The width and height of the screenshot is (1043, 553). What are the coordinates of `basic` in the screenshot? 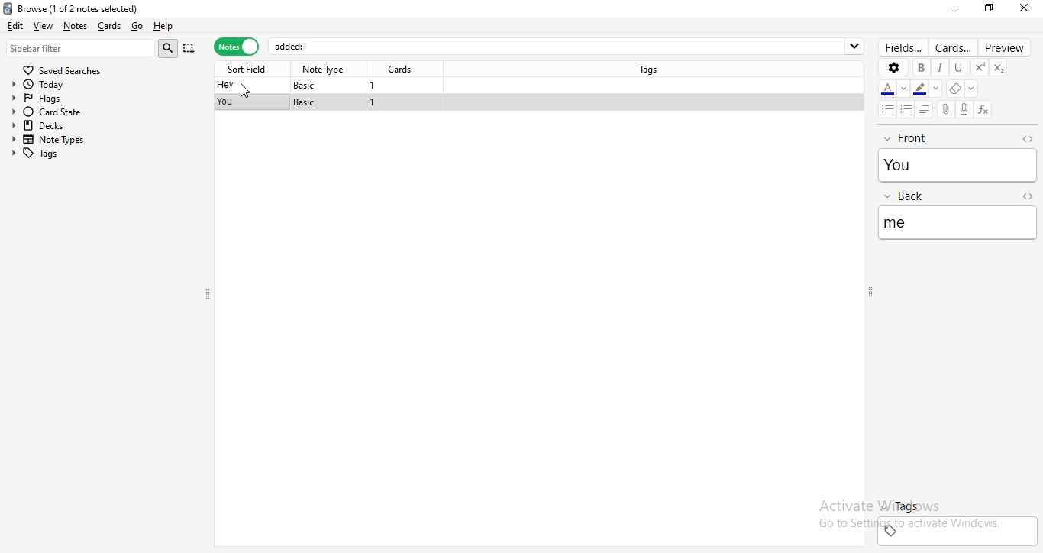 It's located at (309, 85).